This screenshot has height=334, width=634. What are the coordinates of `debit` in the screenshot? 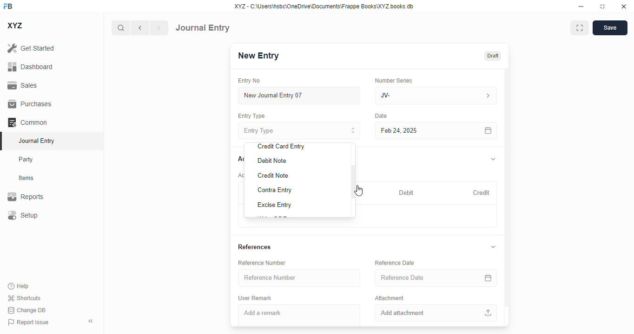 It's located at (407, 193).